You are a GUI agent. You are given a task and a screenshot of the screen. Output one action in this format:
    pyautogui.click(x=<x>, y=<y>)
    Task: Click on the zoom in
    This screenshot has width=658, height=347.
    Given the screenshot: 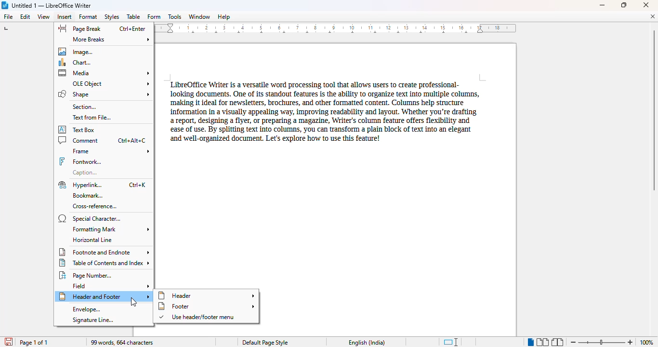 What is the action you would take?
    pyautogui.click(x=630, y=342)
    